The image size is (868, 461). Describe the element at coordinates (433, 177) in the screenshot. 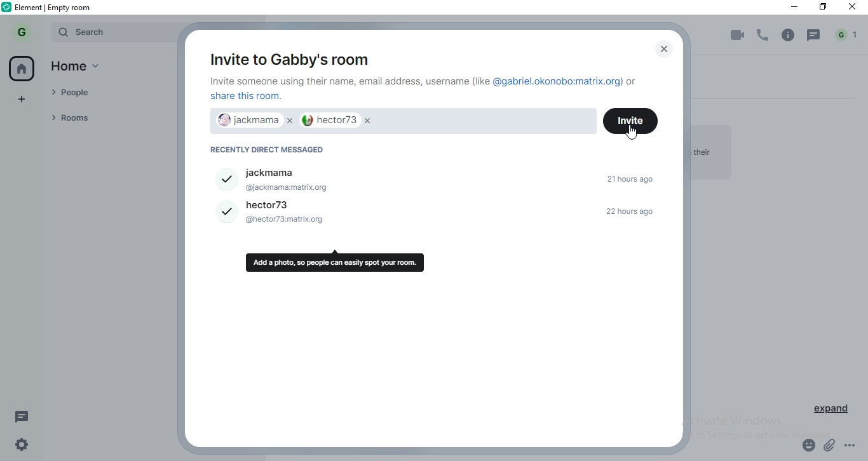

I see `jackmama` at that location.